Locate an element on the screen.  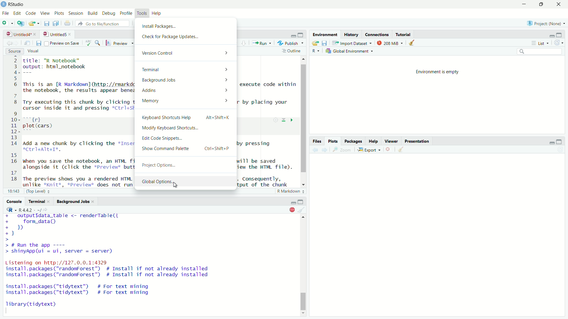
clear object is located at coordinates (411, 43).